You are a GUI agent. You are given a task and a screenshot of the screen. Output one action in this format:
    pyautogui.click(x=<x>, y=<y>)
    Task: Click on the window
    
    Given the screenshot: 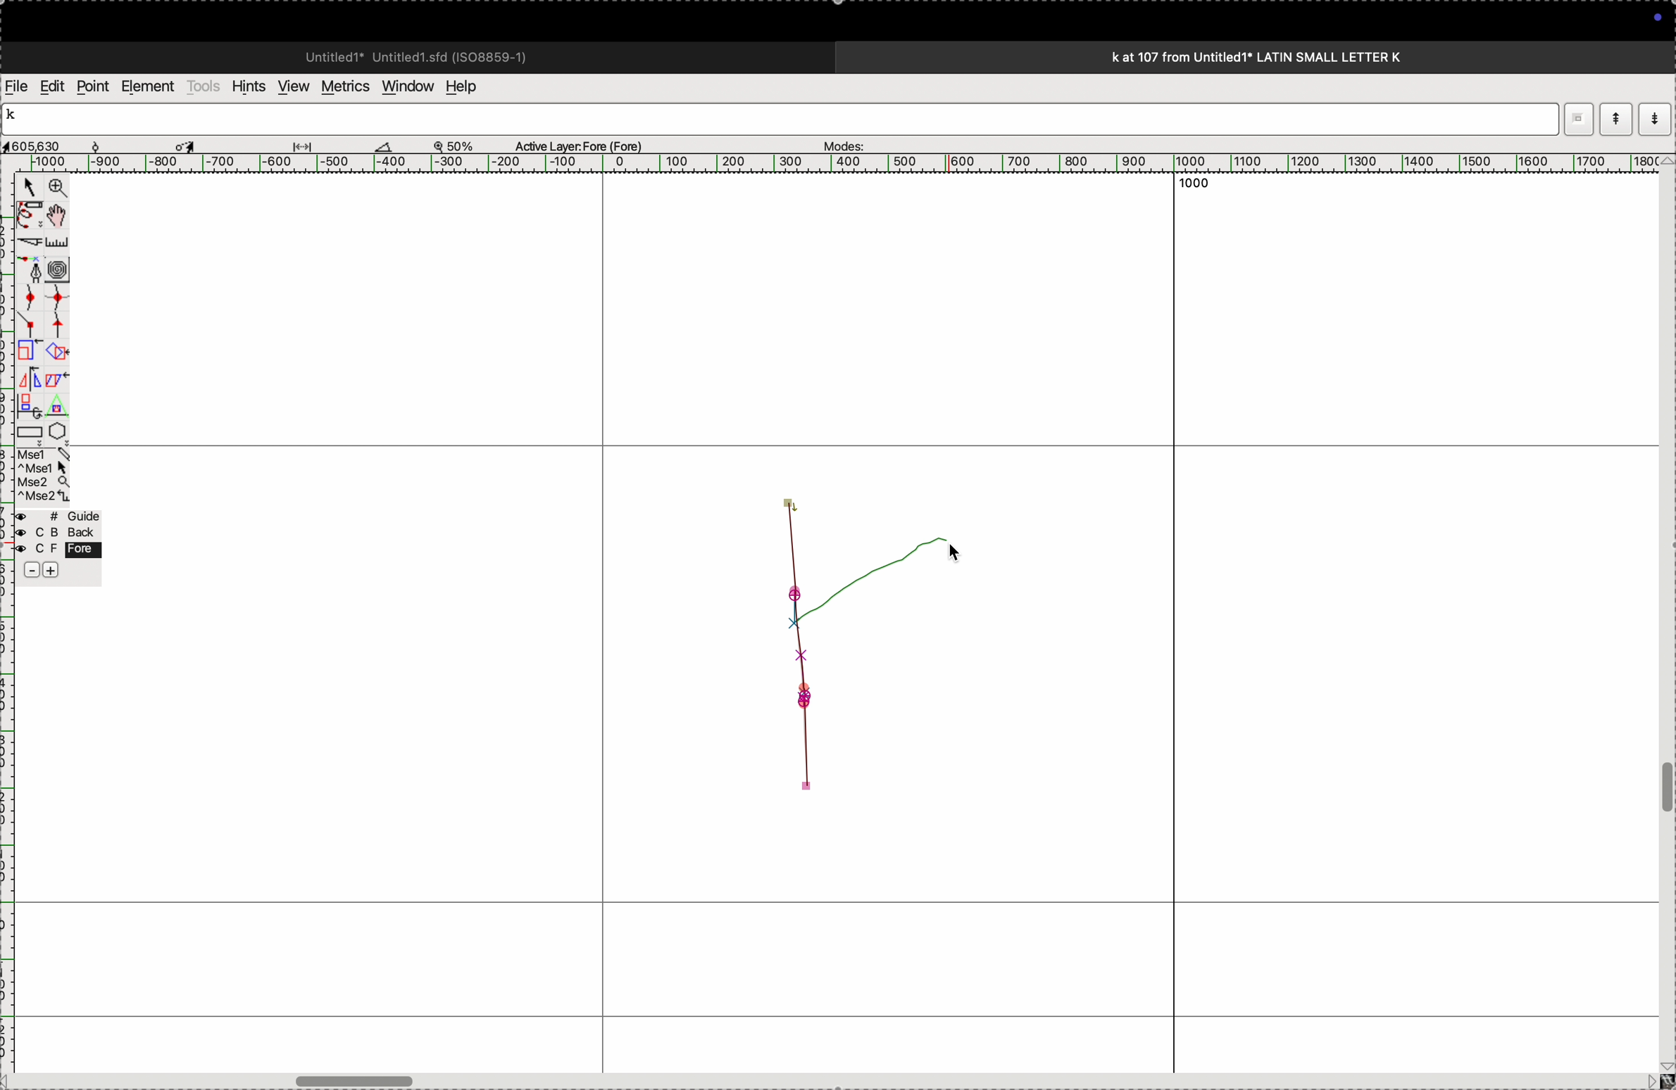 What is the action you would take?
    pyautogui.click(x=405, y=85)
    